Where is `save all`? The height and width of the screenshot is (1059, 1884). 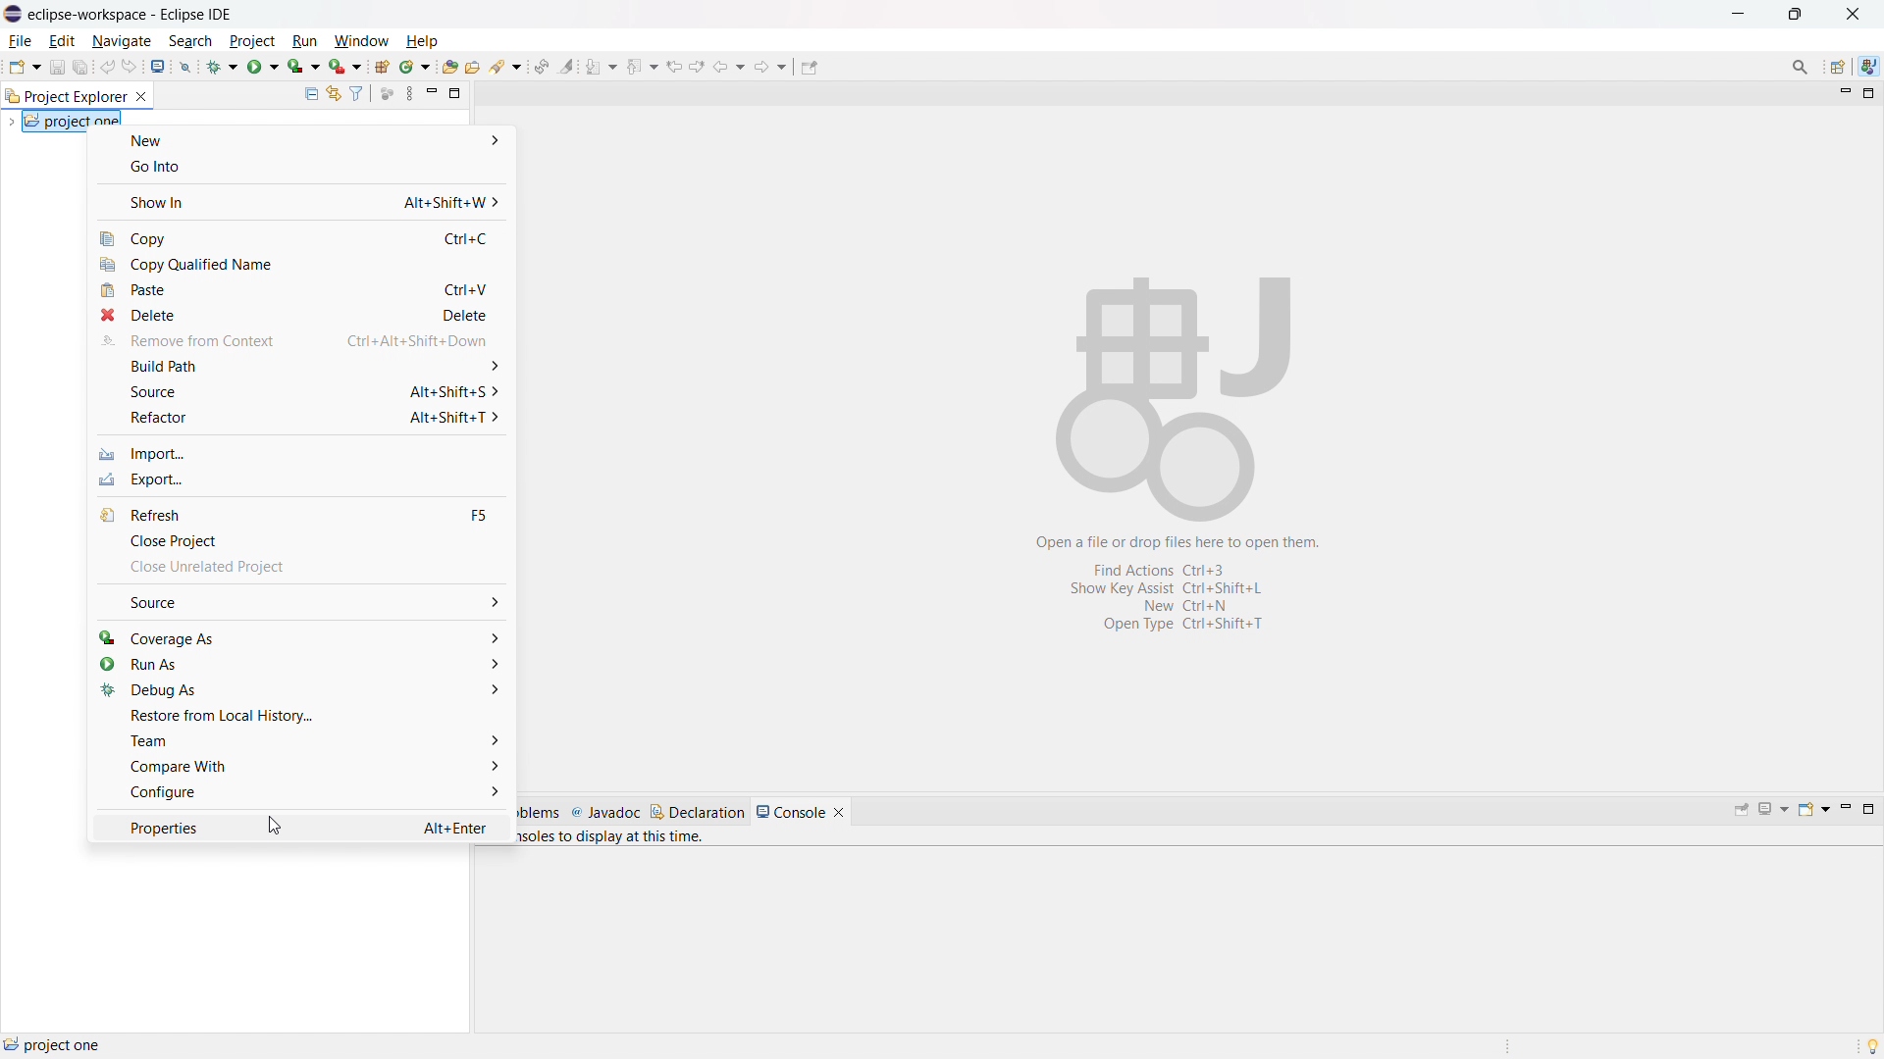
save all is located at coordinates (81, 68).